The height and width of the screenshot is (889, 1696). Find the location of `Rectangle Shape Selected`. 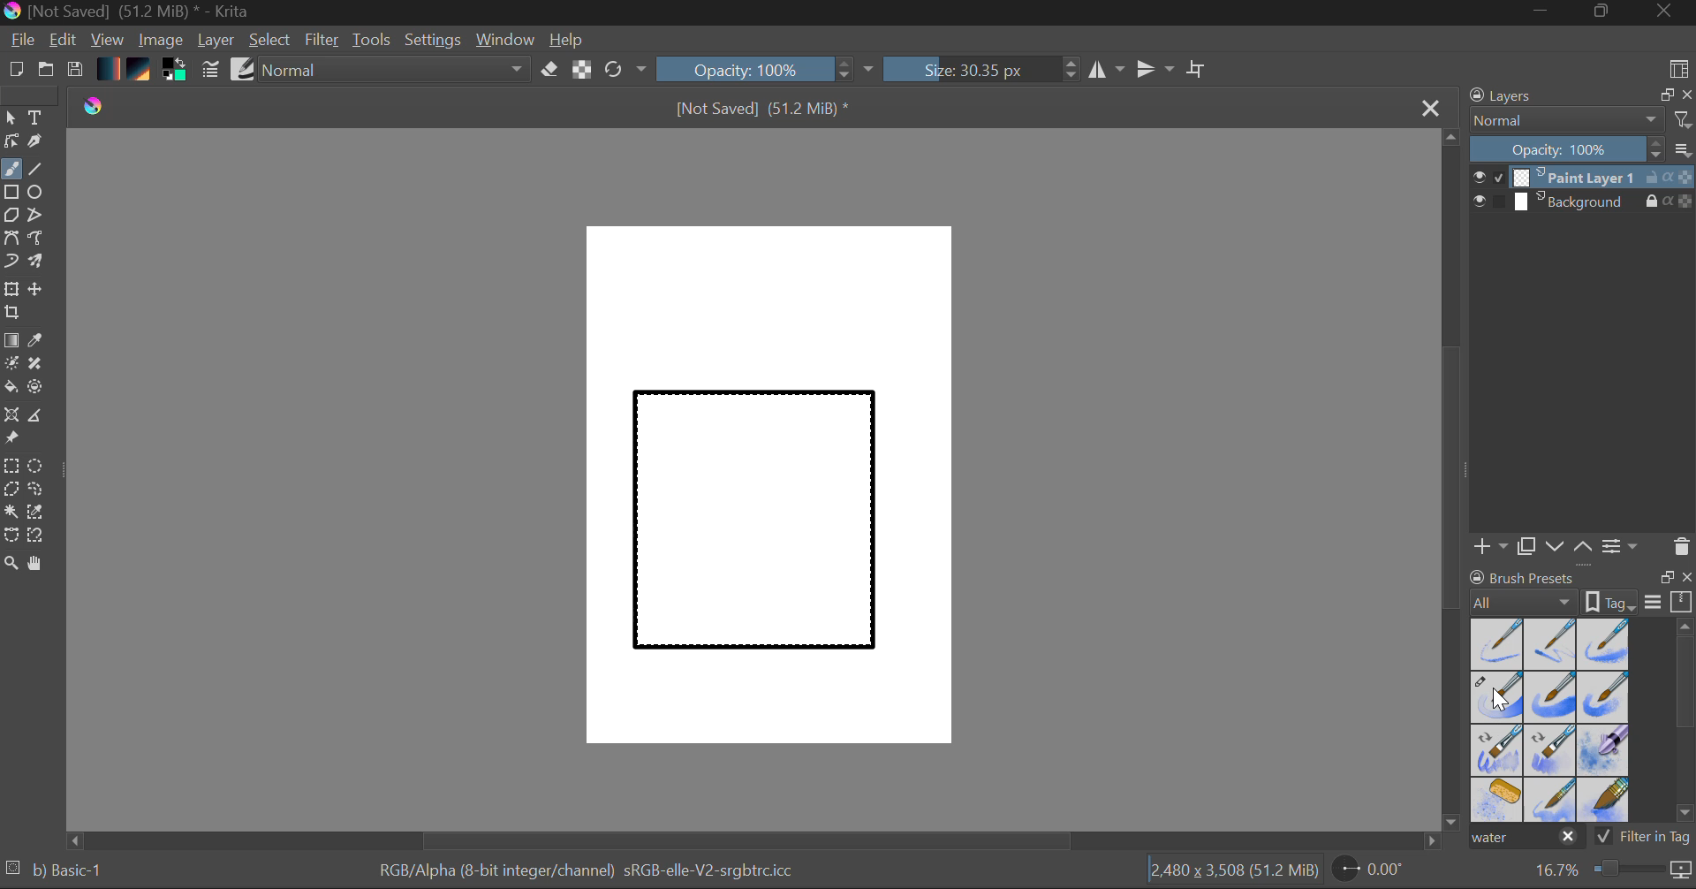

Rectangle Shape Selected is located at coordinates (756, 537).